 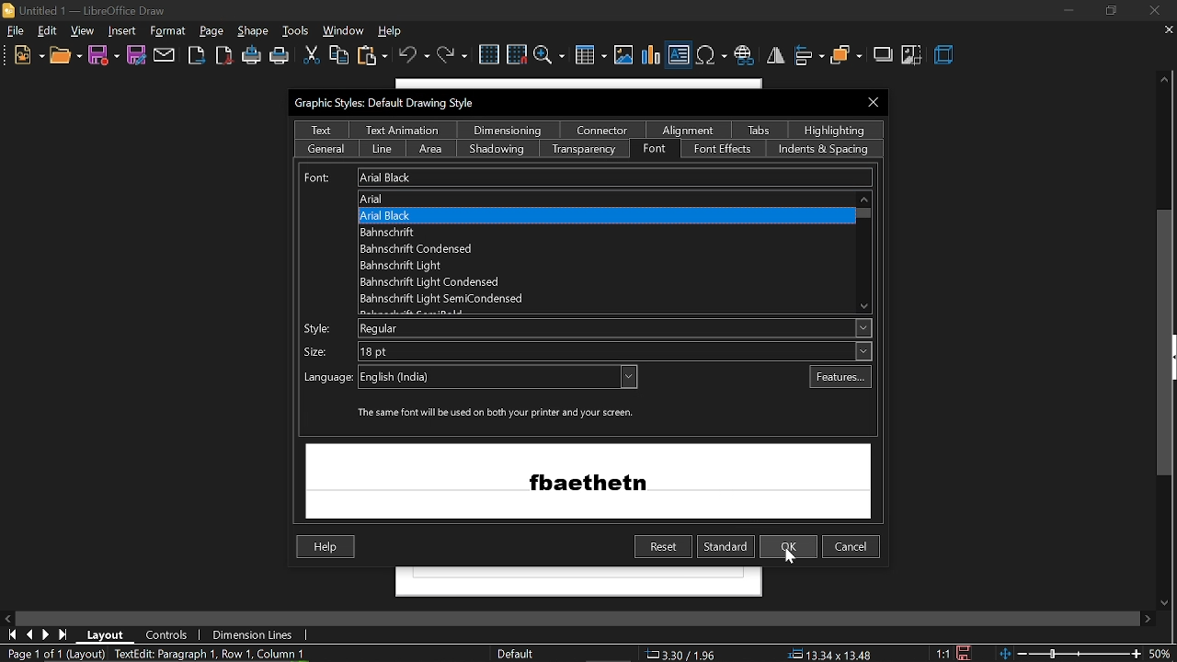 I want to click on font, so click(x=655, y=150).